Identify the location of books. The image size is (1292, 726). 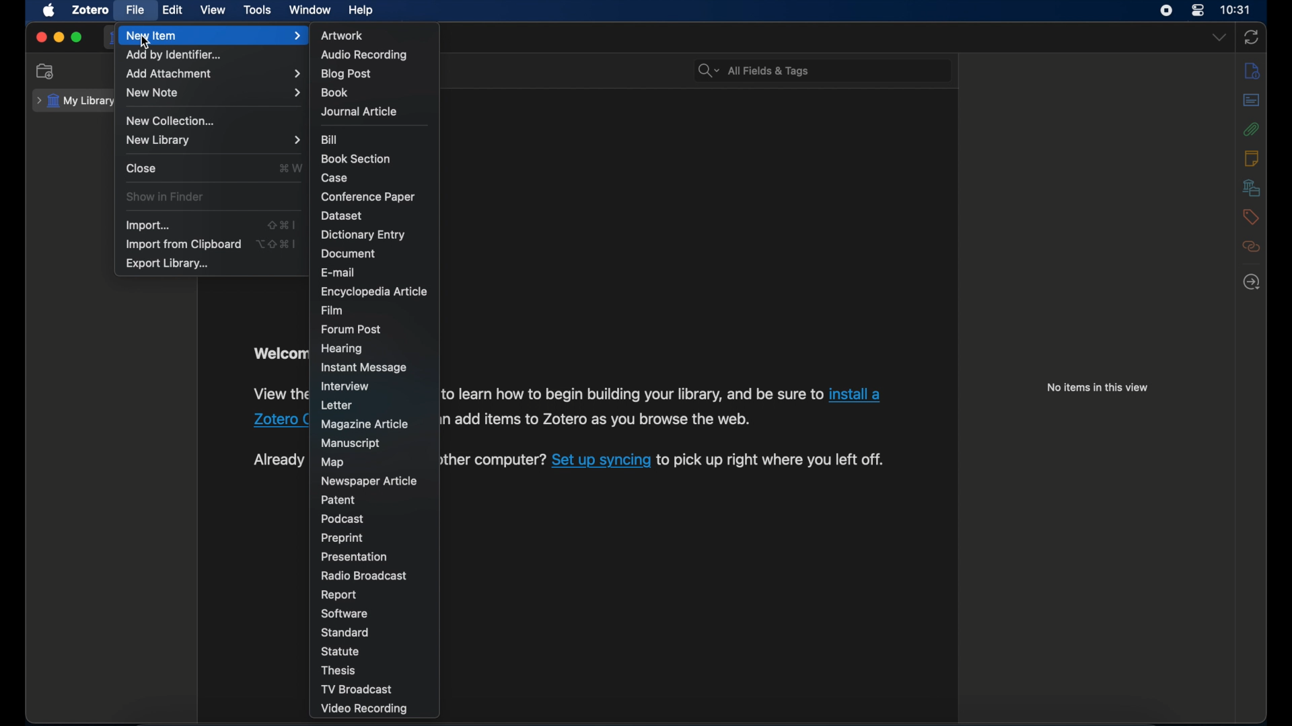
(335, 92).